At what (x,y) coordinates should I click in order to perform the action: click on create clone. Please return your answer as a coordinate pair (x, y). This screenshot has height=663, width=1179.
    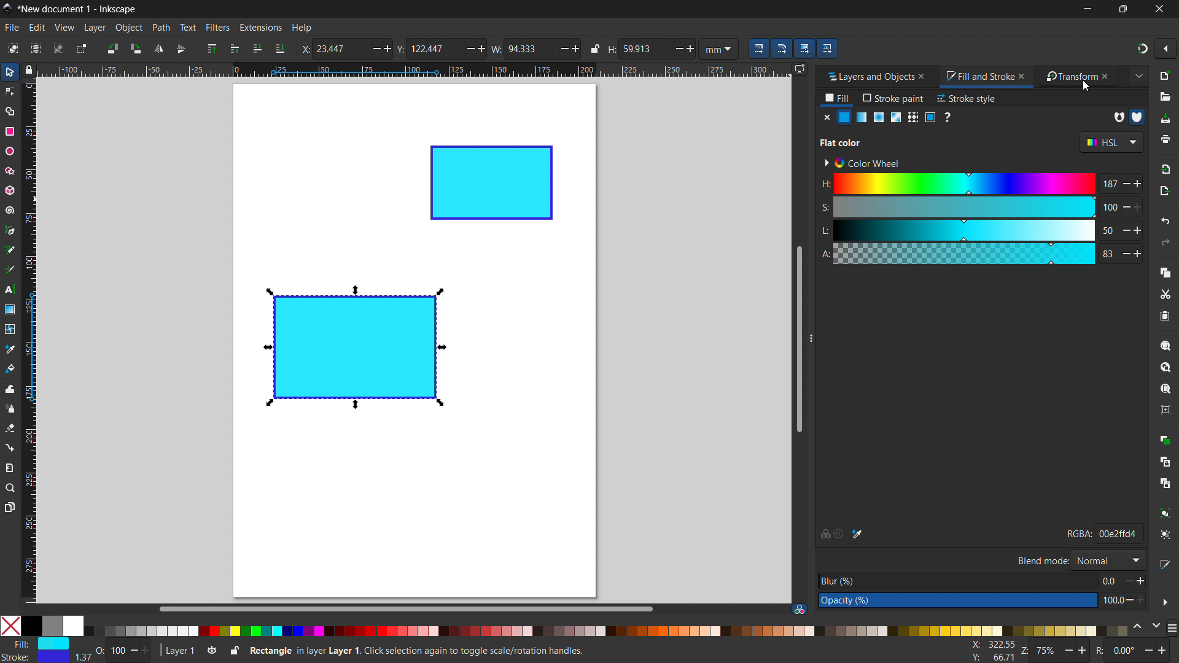
    Looking at the image, I should click on (1164, 460).